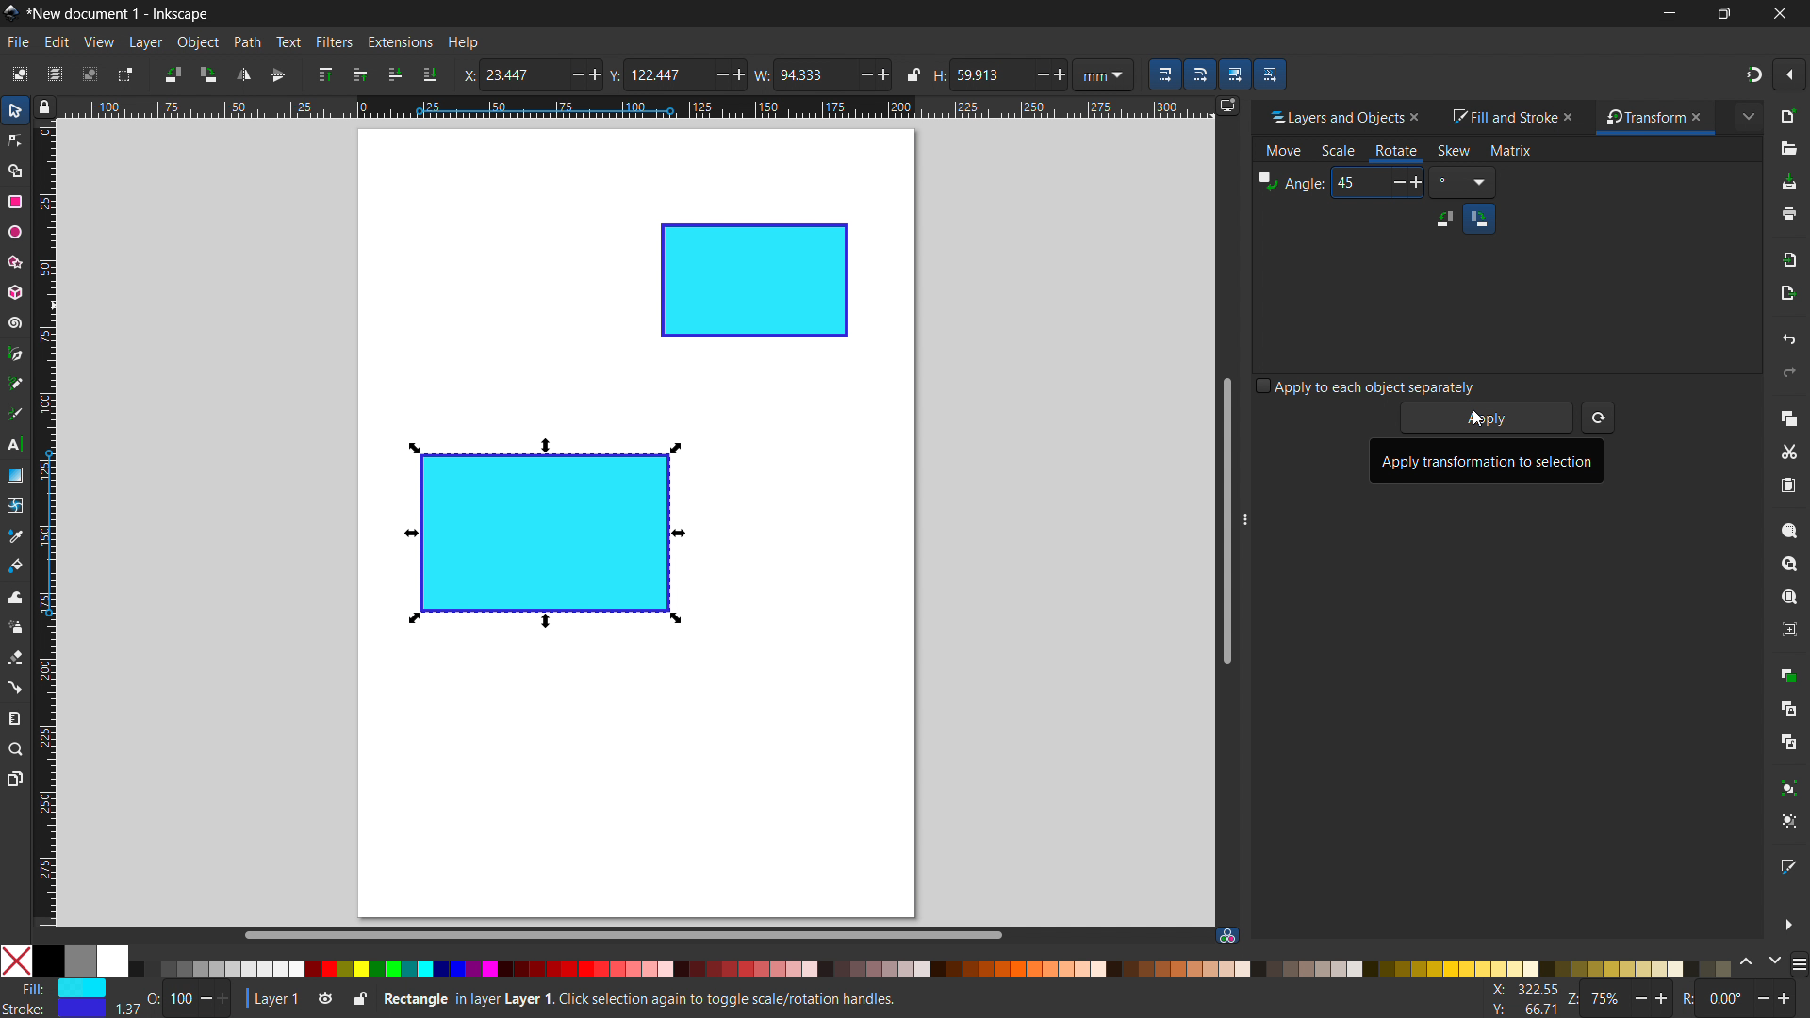 Image resolution: width=1810 pixels, height=1018 pixels. Describe the element at coordinates (12, 170) in the screenshot. I see `shape builder tool` at that location.